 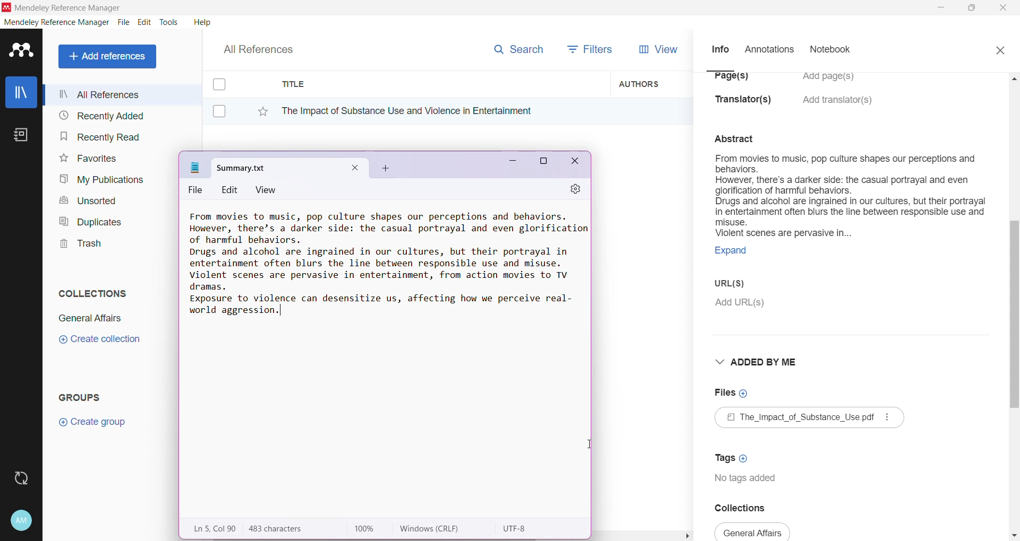 I want to click on Recently Added, so click(x=100, y=116).